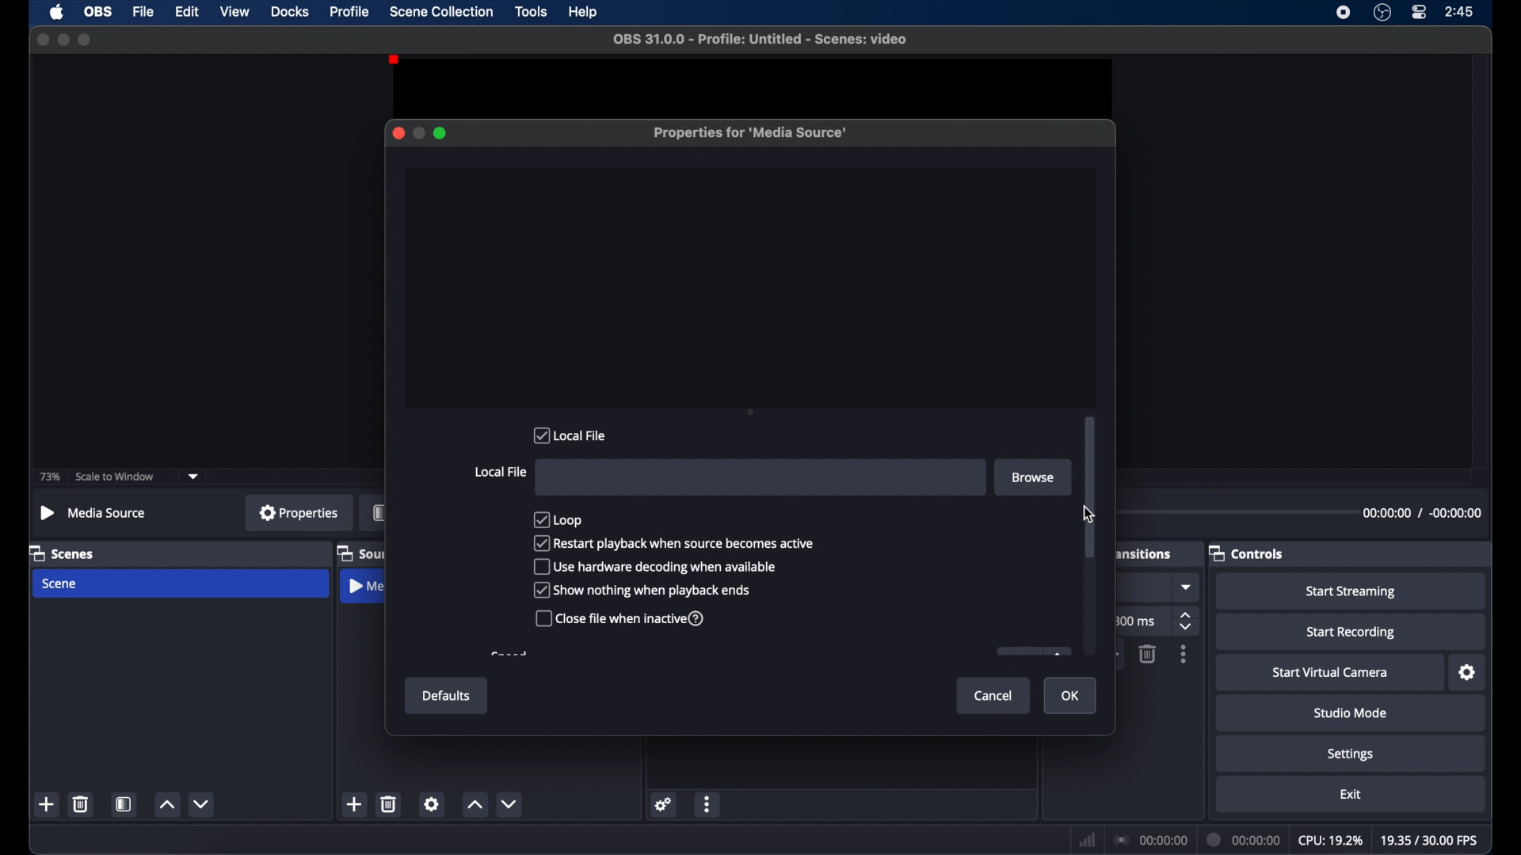  What do you see at coordinates (707, 805) in the screenshot?
I see `moreoptions` at bounding box center [707, 805].